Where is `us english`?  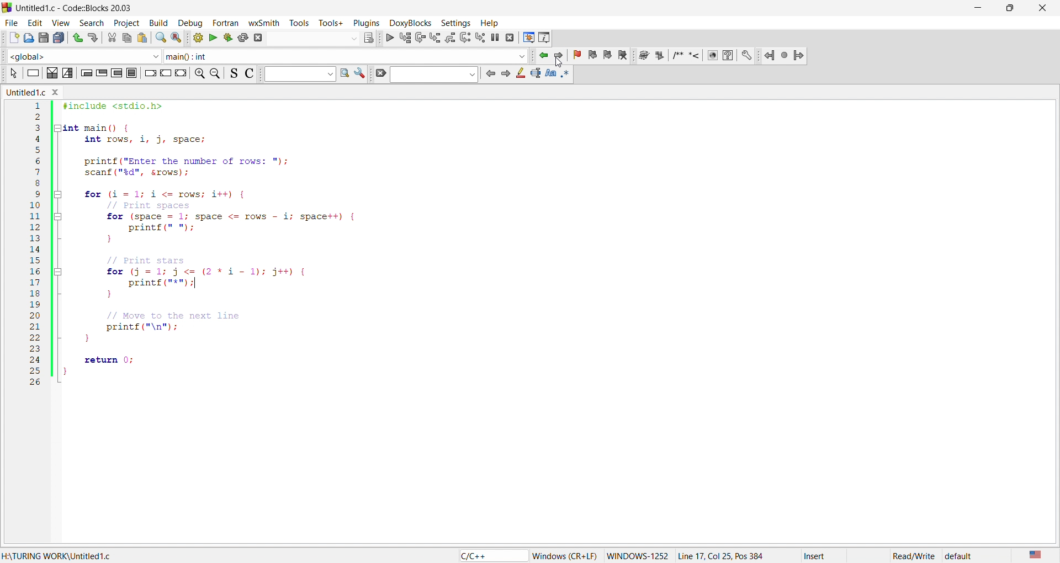 us english is located at coordinates (1029, 554).